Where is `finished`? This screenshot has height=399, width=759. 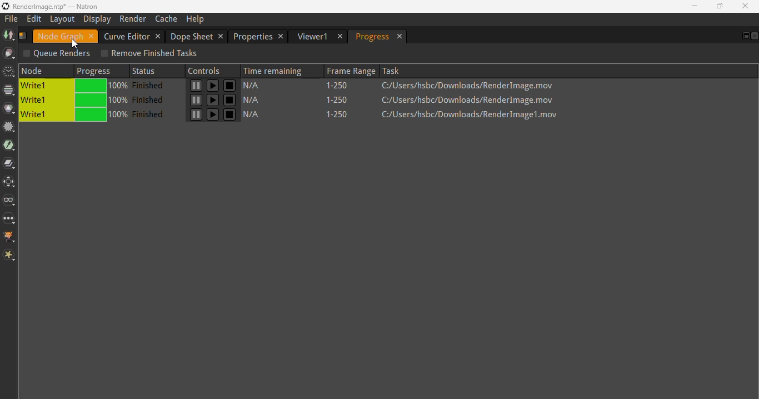 finished is located at coordinates (151, 86).